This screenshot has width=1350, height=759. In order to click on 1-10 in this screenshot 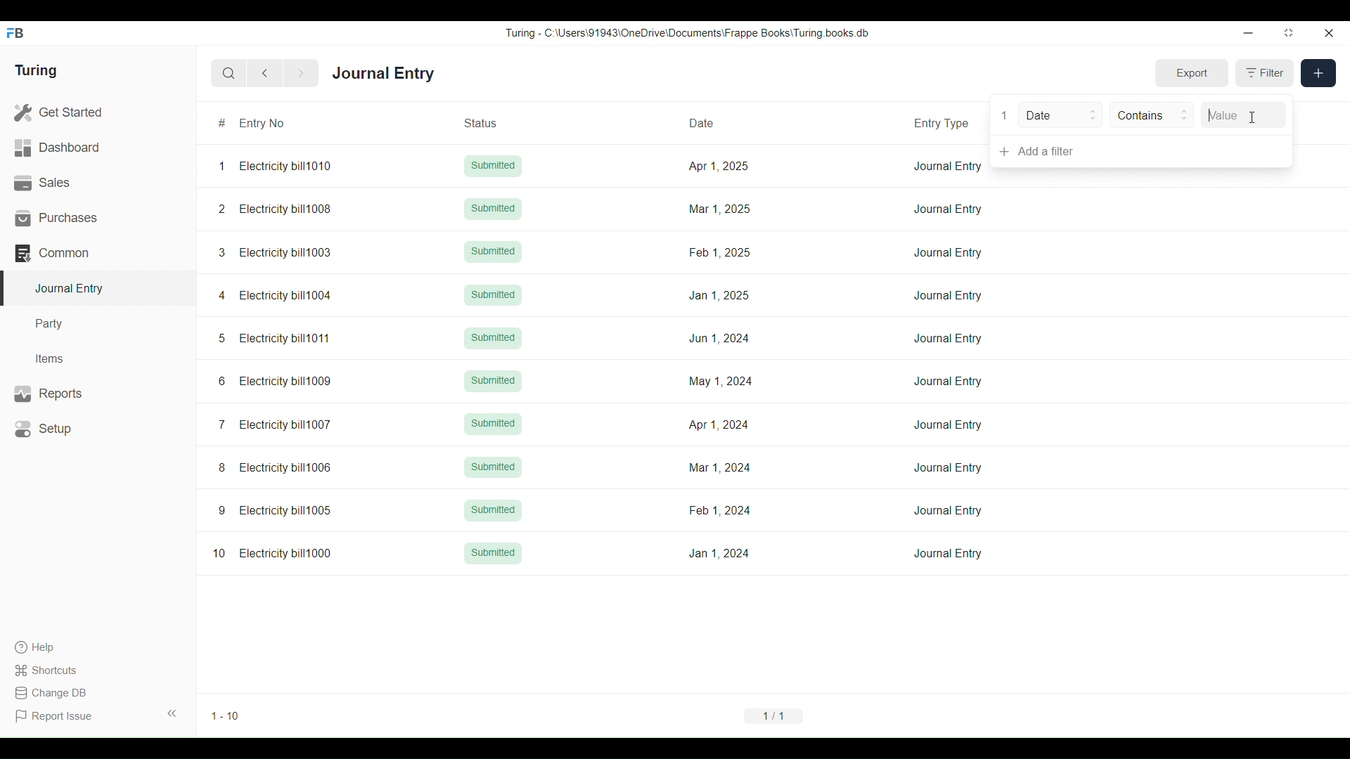, I will do `click(226, 716)`.